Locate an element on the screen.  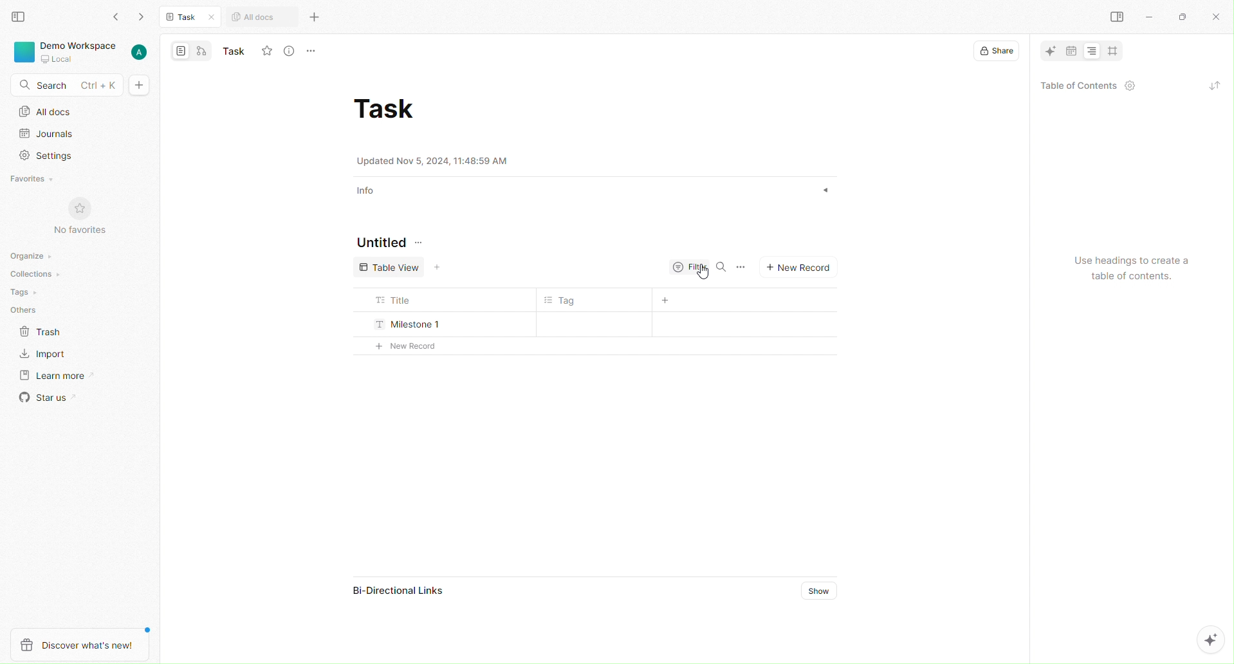
All docs is located at coordinates (255, 18).